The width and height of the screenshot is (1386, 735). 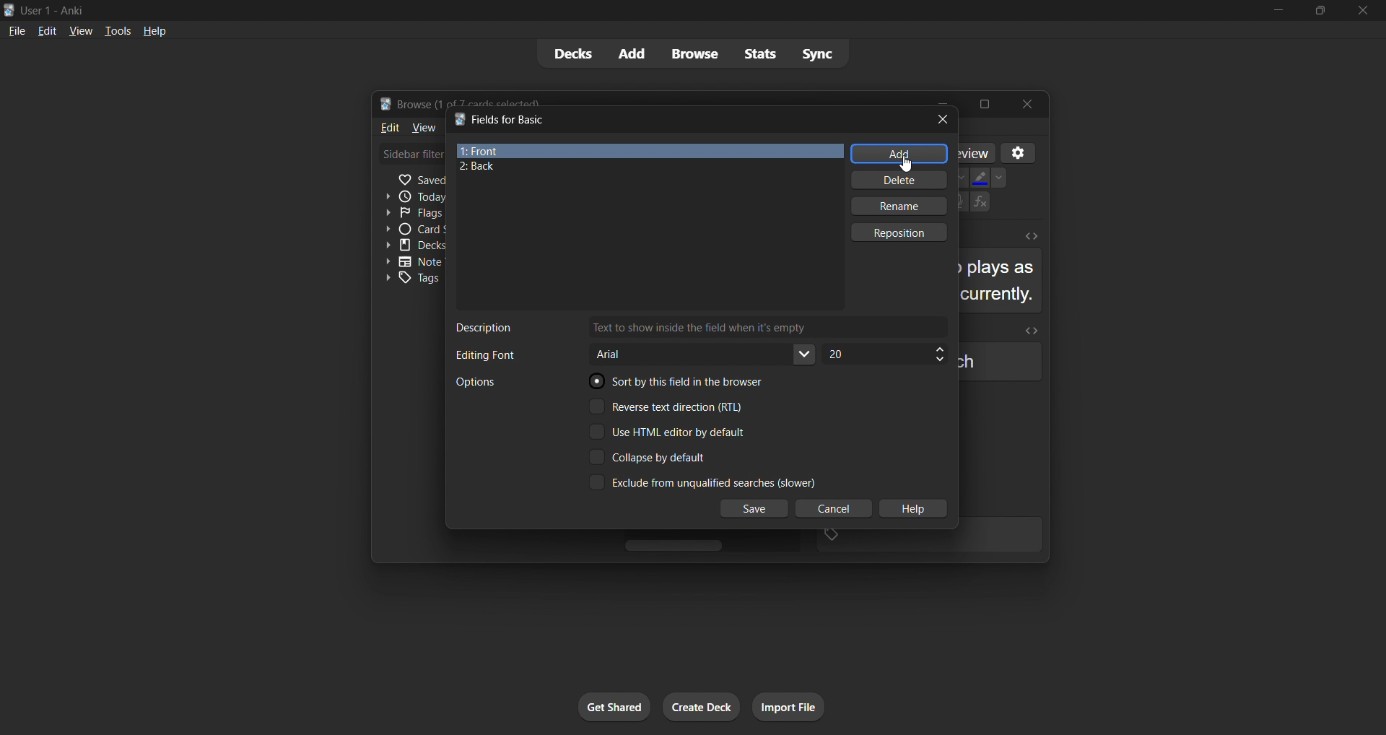 What do you see at coordinates (116, 31) in the screenshot?
I see `tools` at bounding box center [116, 31].